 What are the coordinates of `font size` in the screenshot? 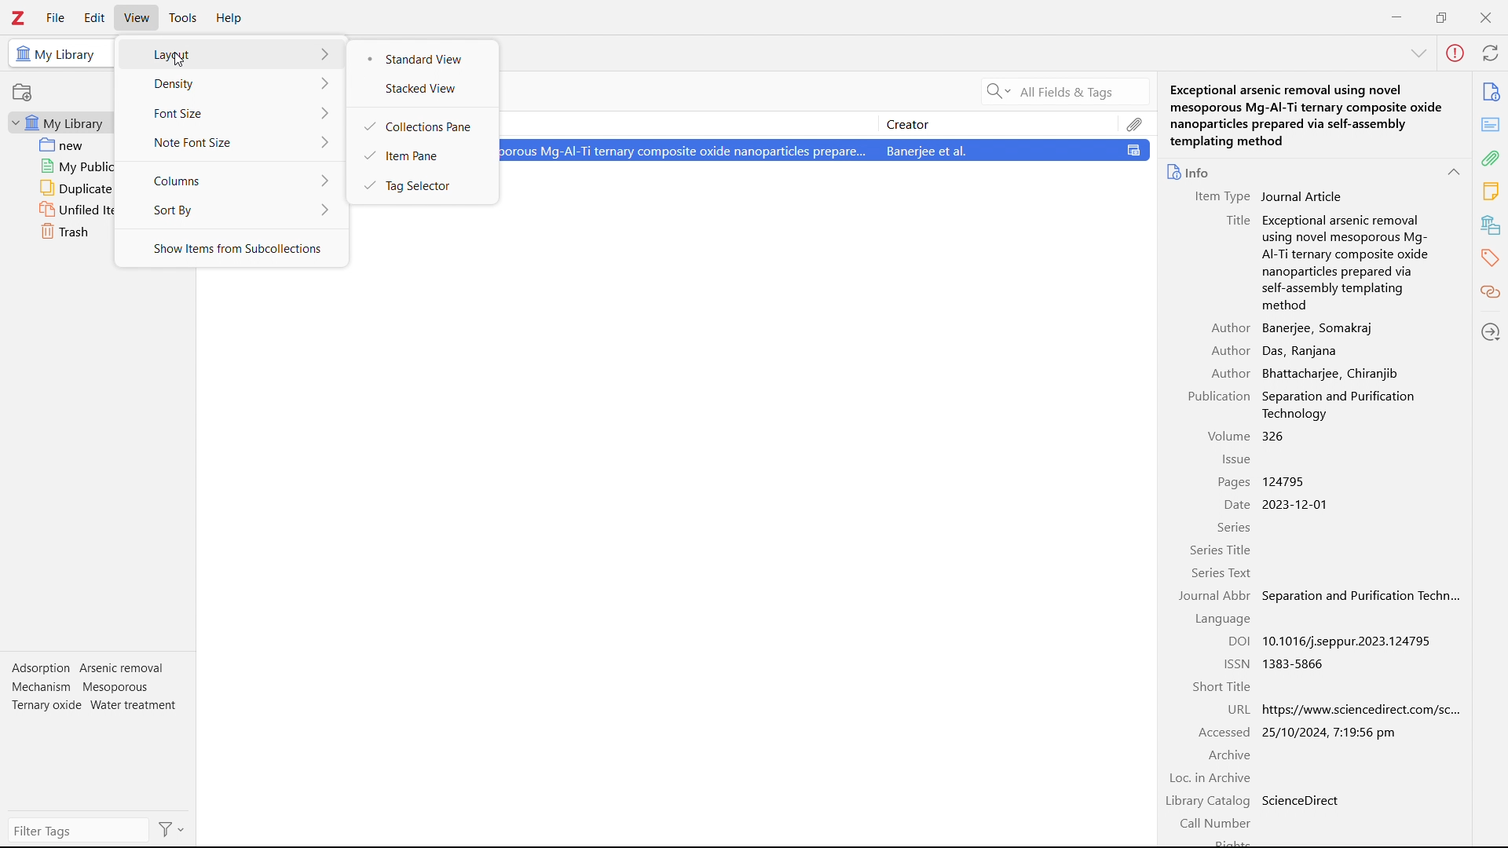 It's located at (232, 112).